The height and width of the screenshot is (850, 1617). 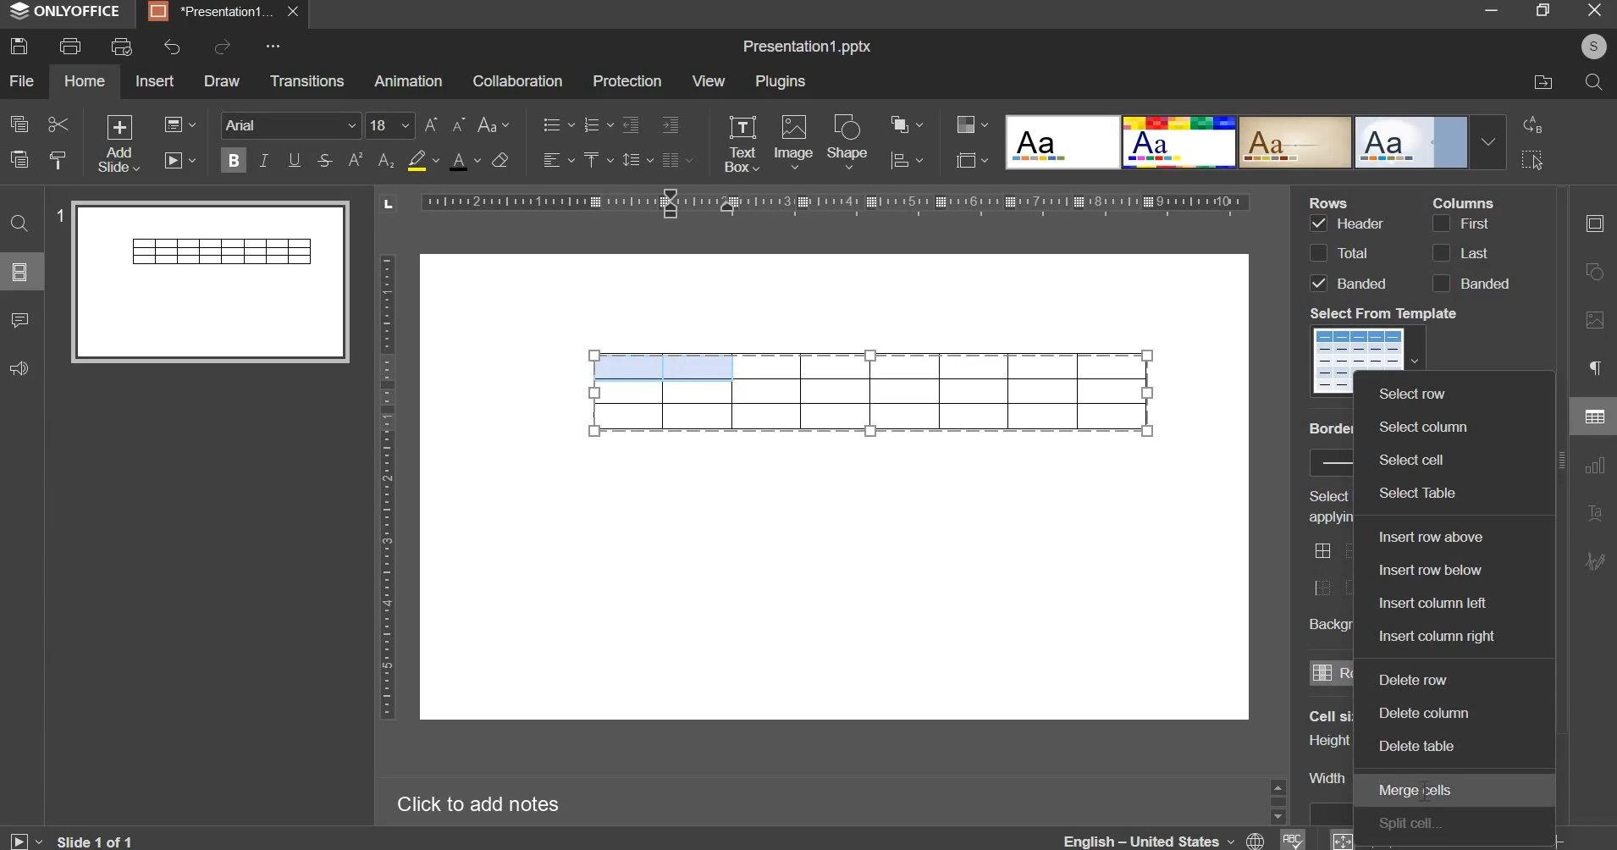 What do you see at coordinates (971, 159) in the screenshot?
I see `slide size` at bounding box center [971, 159].